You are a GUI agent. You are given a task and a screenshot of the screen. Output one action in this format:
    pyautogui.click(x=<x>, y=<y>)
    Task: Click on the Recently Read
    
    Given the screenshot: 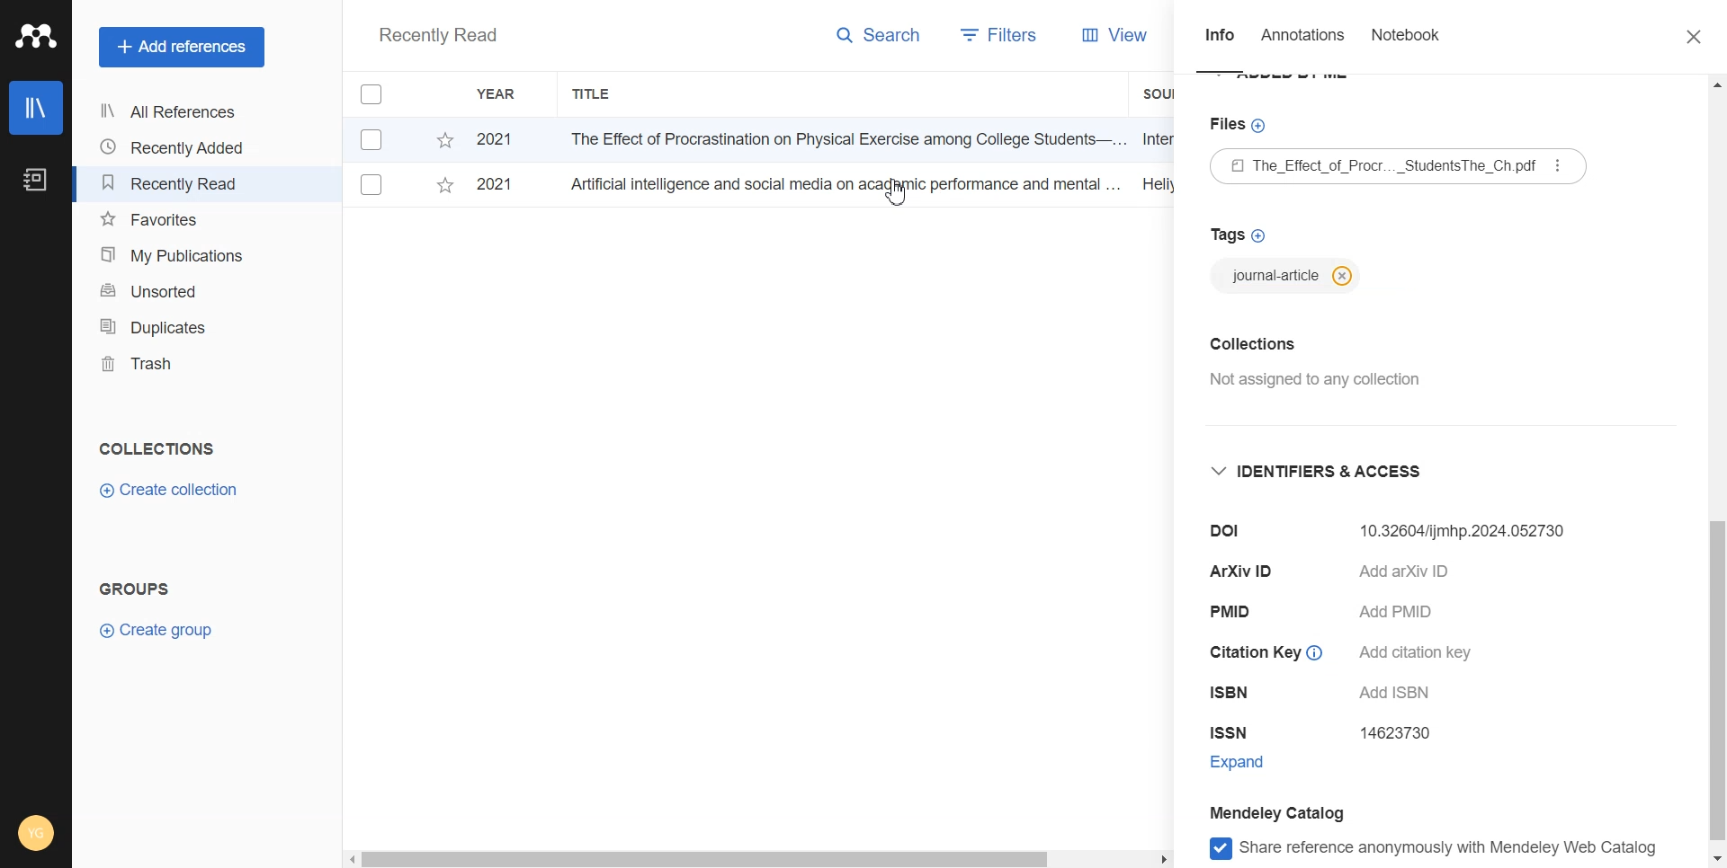 What is the action you would take?
    pyautogui.click(x=175, y=183)
    